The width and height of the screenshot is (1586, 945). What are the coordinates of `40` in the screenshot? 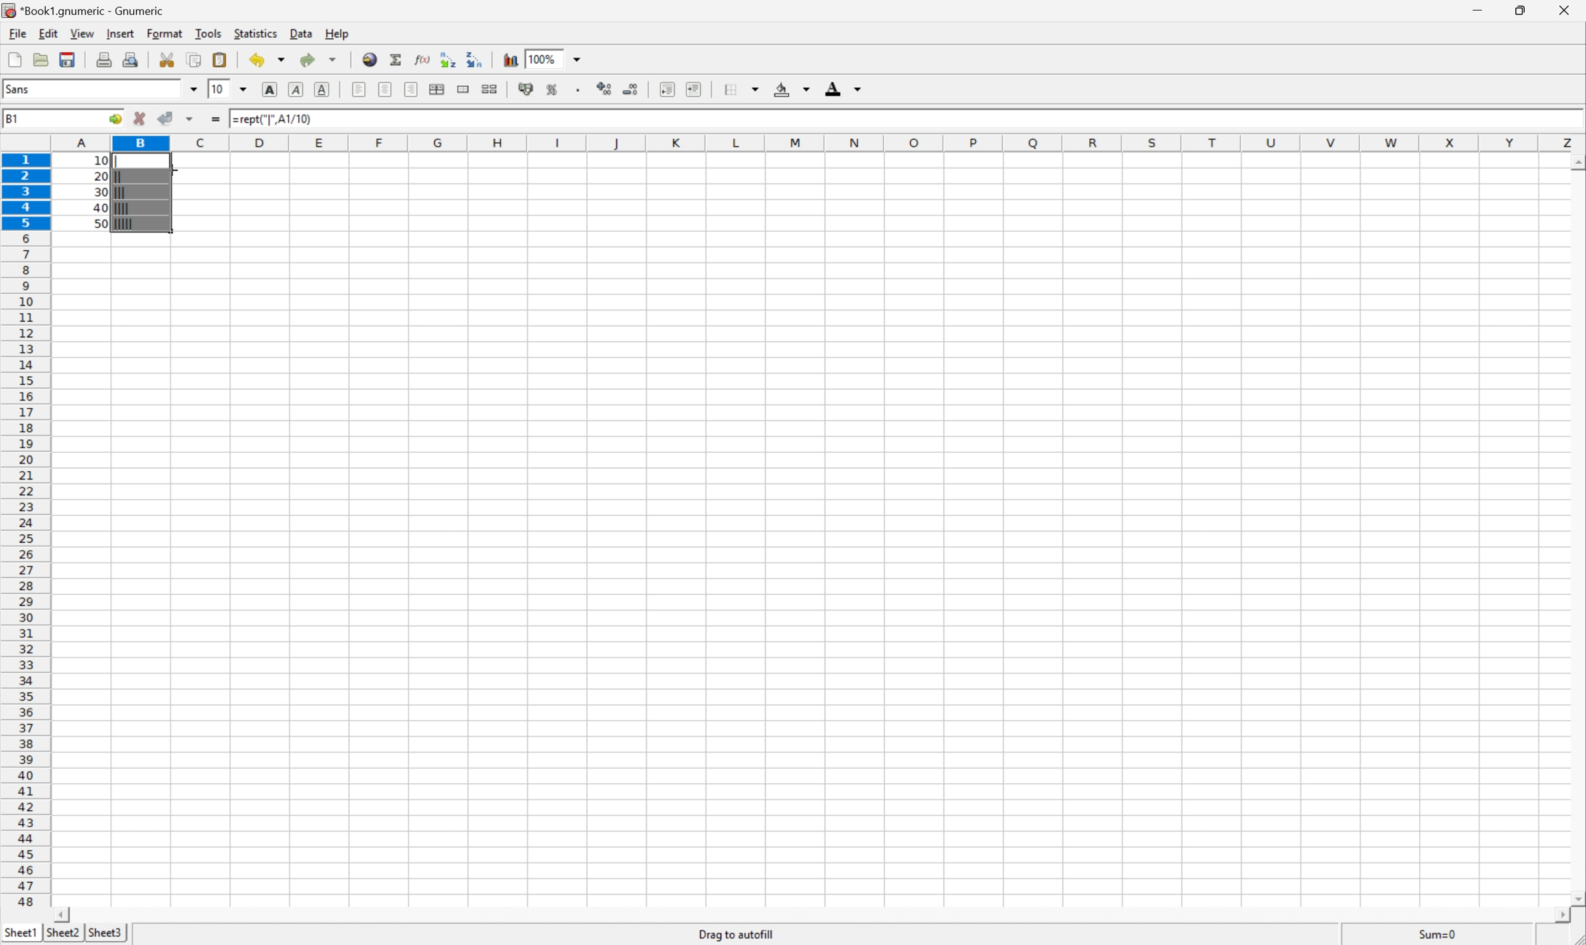 It's located at (100, 207).